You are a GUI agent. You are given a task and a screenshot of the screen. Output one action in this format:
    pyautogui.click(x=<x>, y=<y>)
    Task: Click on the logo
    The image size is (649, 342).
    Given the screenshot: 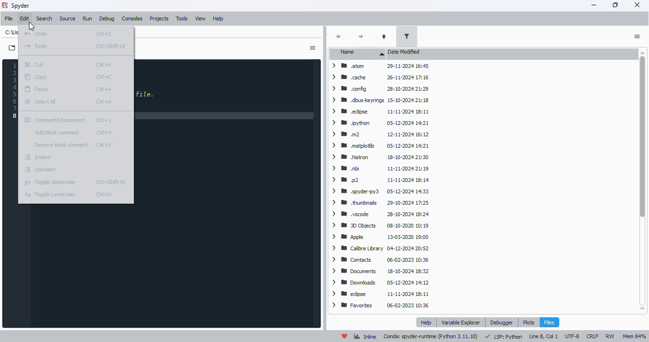 What is the action you would take?
    pyautogui.click(x=5, y=5)
    